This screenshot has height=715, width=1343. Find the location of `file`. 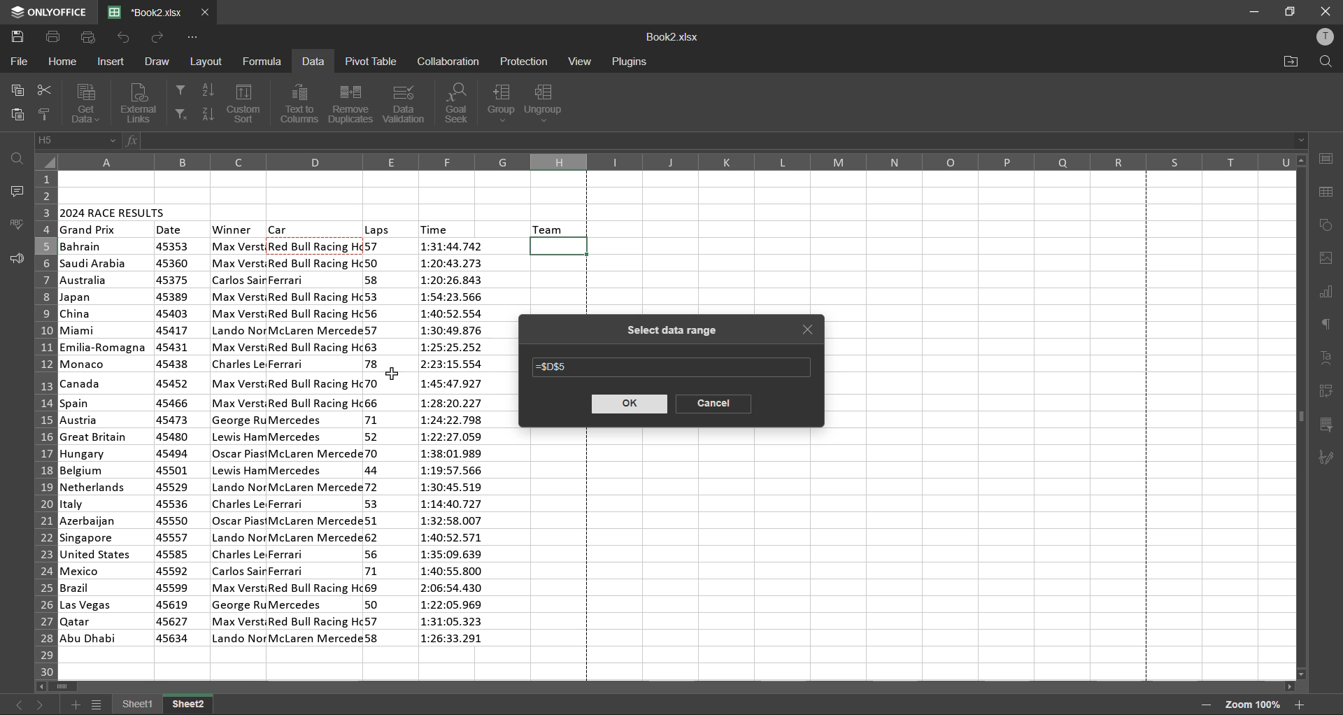

file is located at coordinates (17, 62).